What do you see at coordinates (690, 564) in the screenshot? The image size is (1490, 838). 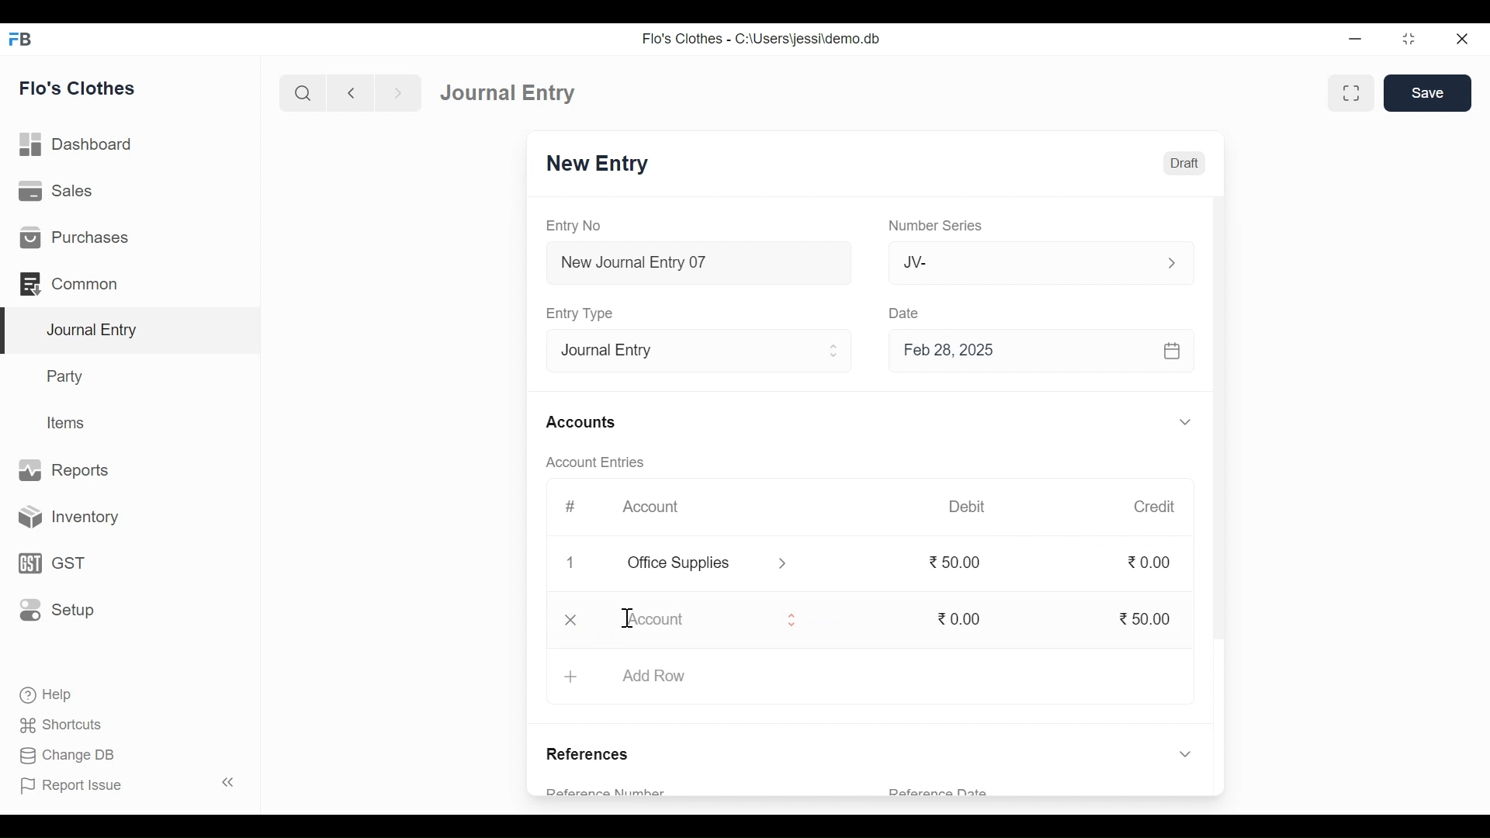 I see `Office Supplies` at bounding box center [690, 564].